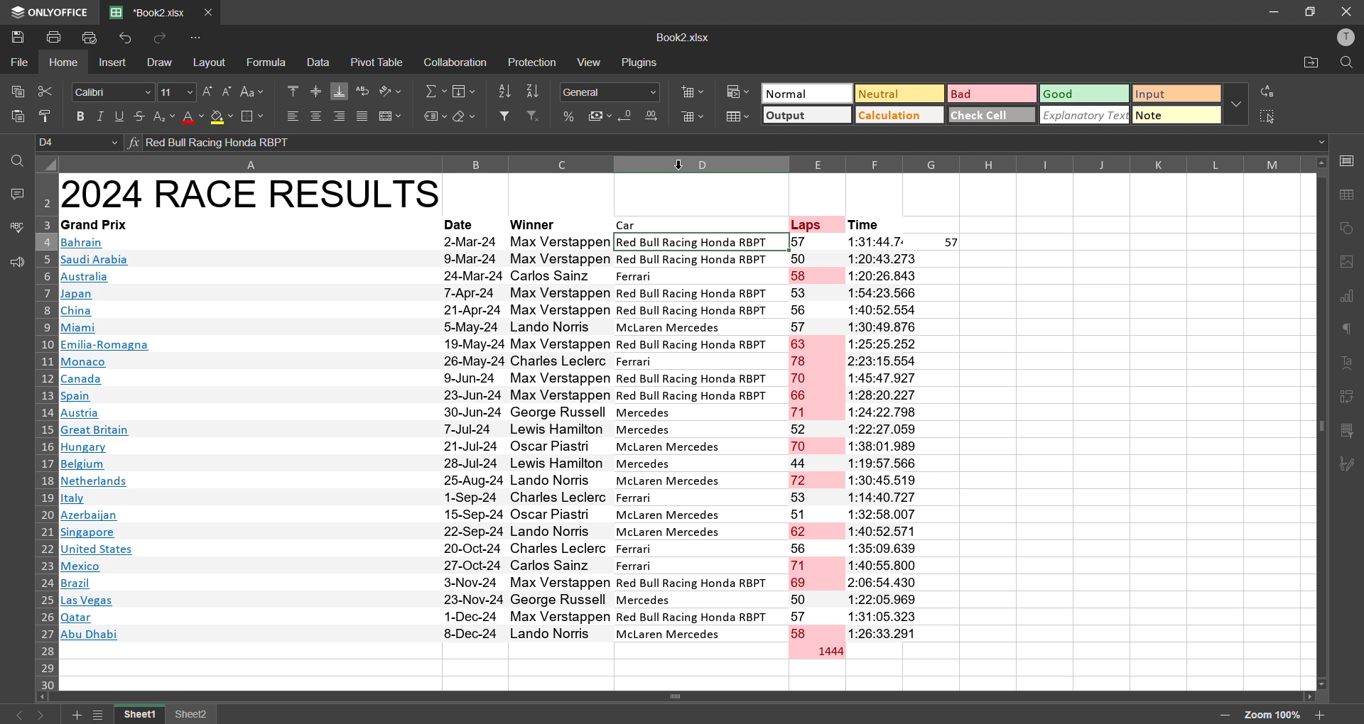 This screenshot has height=724, width=1364. I want to click on insert, so click(114, 64).